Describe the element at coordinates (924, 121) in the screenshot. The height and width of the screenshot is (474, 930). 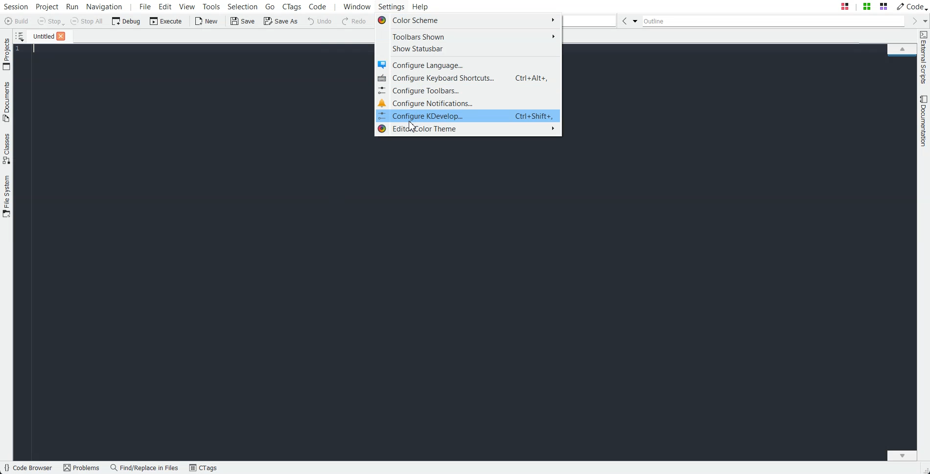
I see `Documentation` at that location.